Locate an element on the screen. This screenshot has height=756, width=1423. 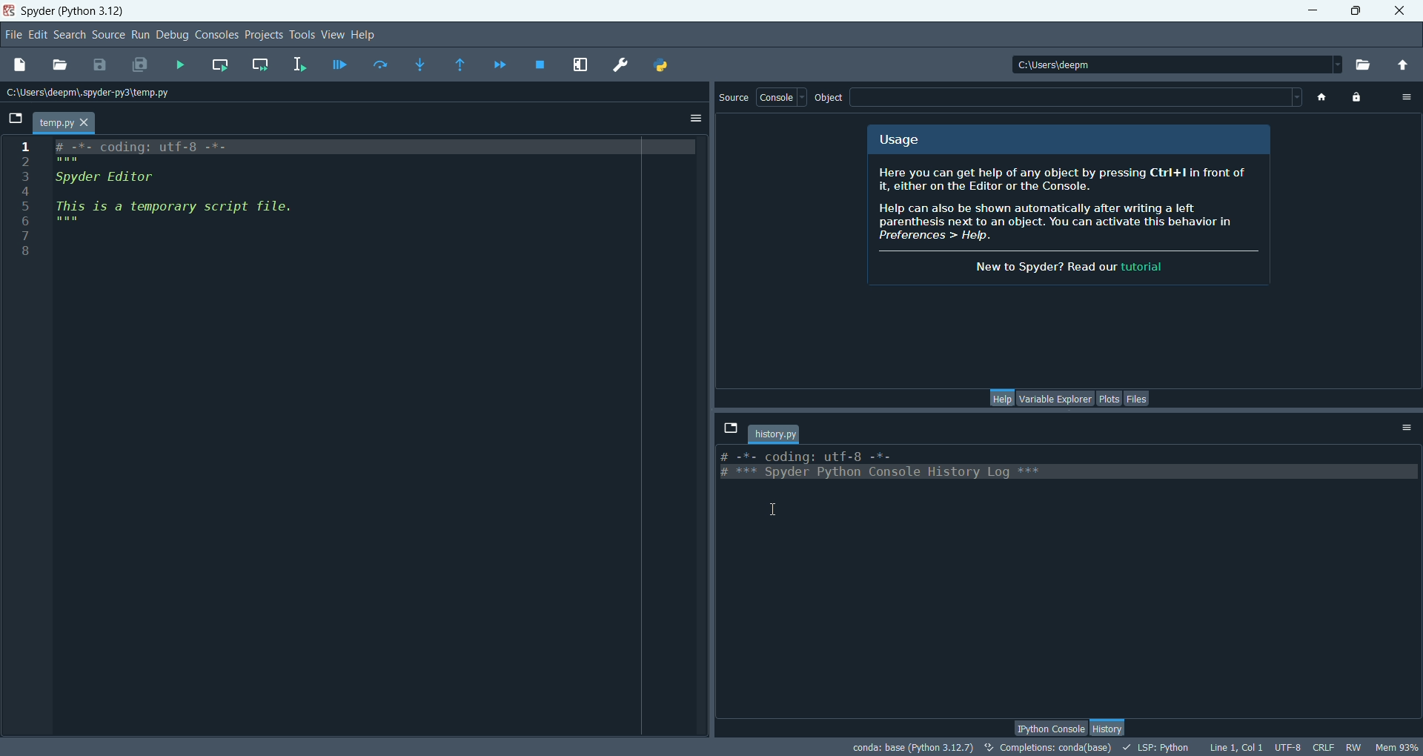
plots is located at coordinates (1109, 399).